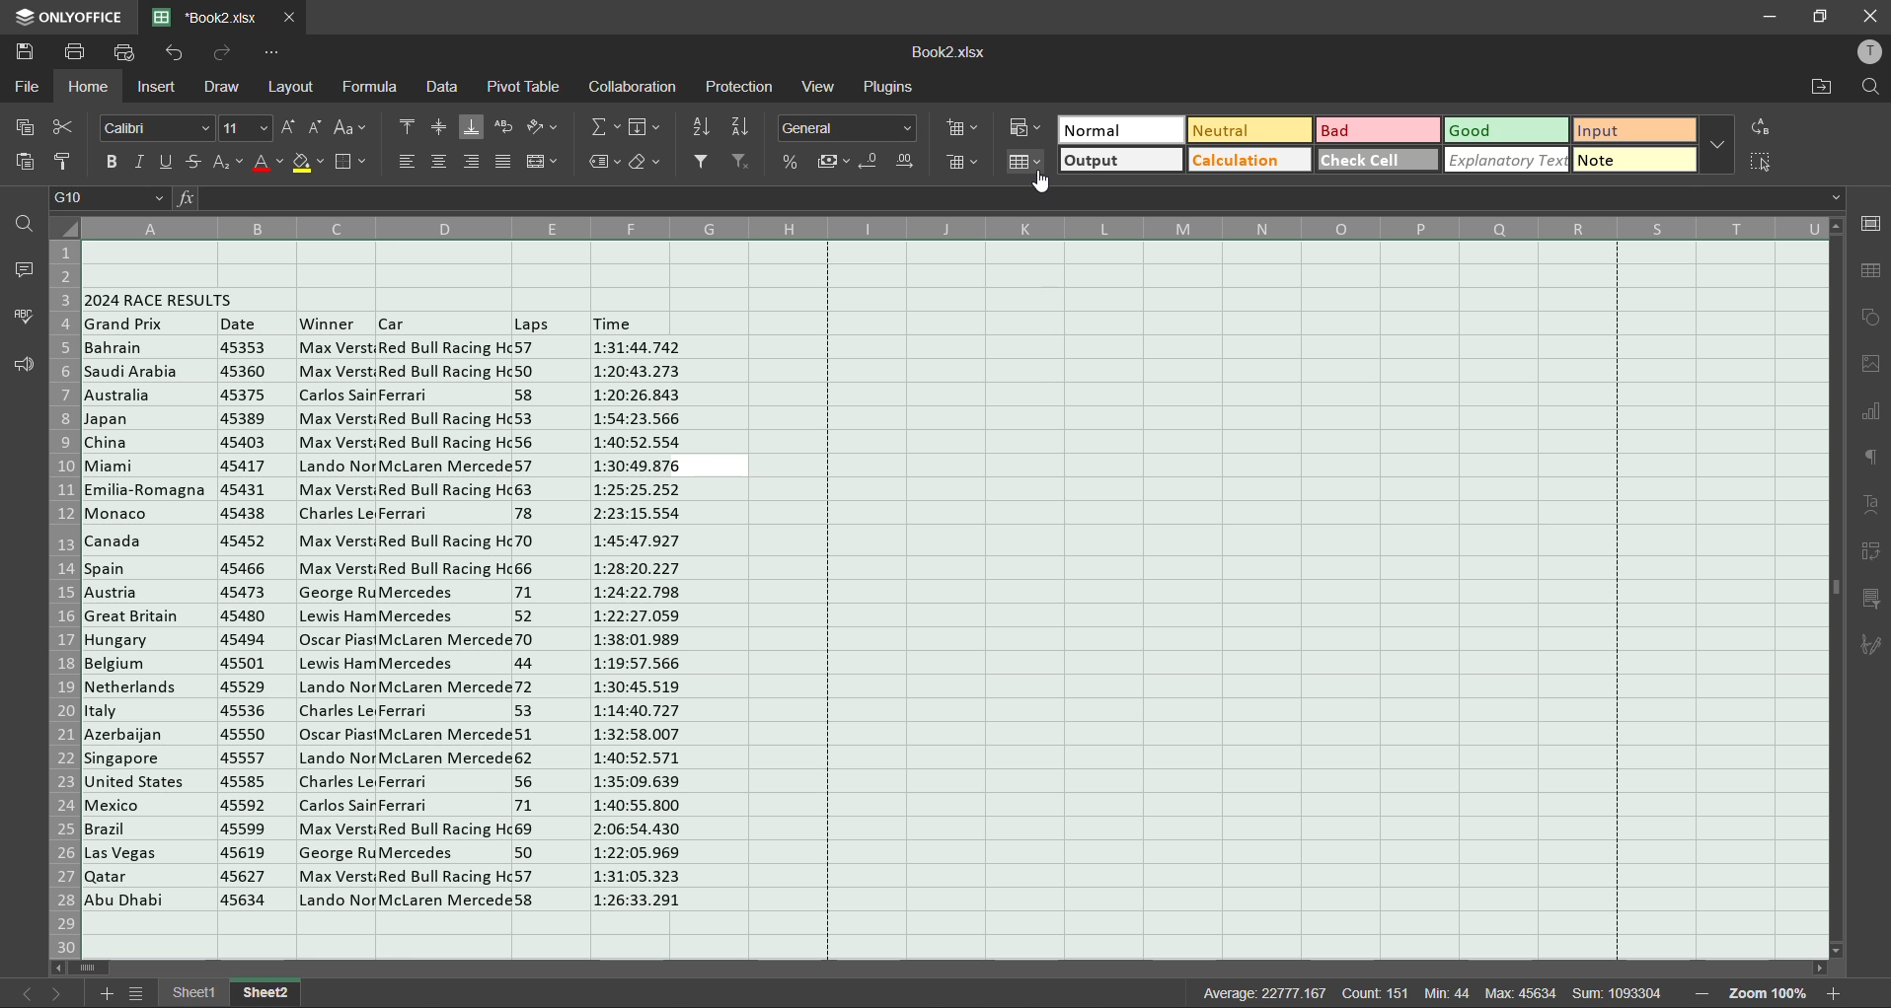 The image size is (1891, 1008). I want to click on change case, so click(348, 129).